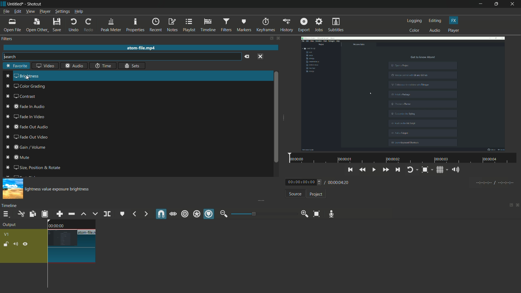  What do you see at coordinates (401, 158) in the screenshot?
I see `video time` at bounding box center [401, 158].